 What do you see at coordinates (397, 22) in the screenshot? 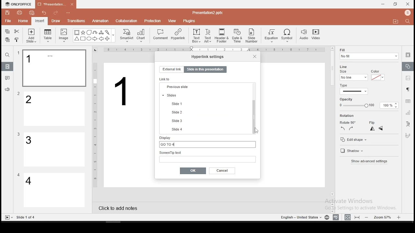
I see `Move to folder` at bounding box center [397, 22].